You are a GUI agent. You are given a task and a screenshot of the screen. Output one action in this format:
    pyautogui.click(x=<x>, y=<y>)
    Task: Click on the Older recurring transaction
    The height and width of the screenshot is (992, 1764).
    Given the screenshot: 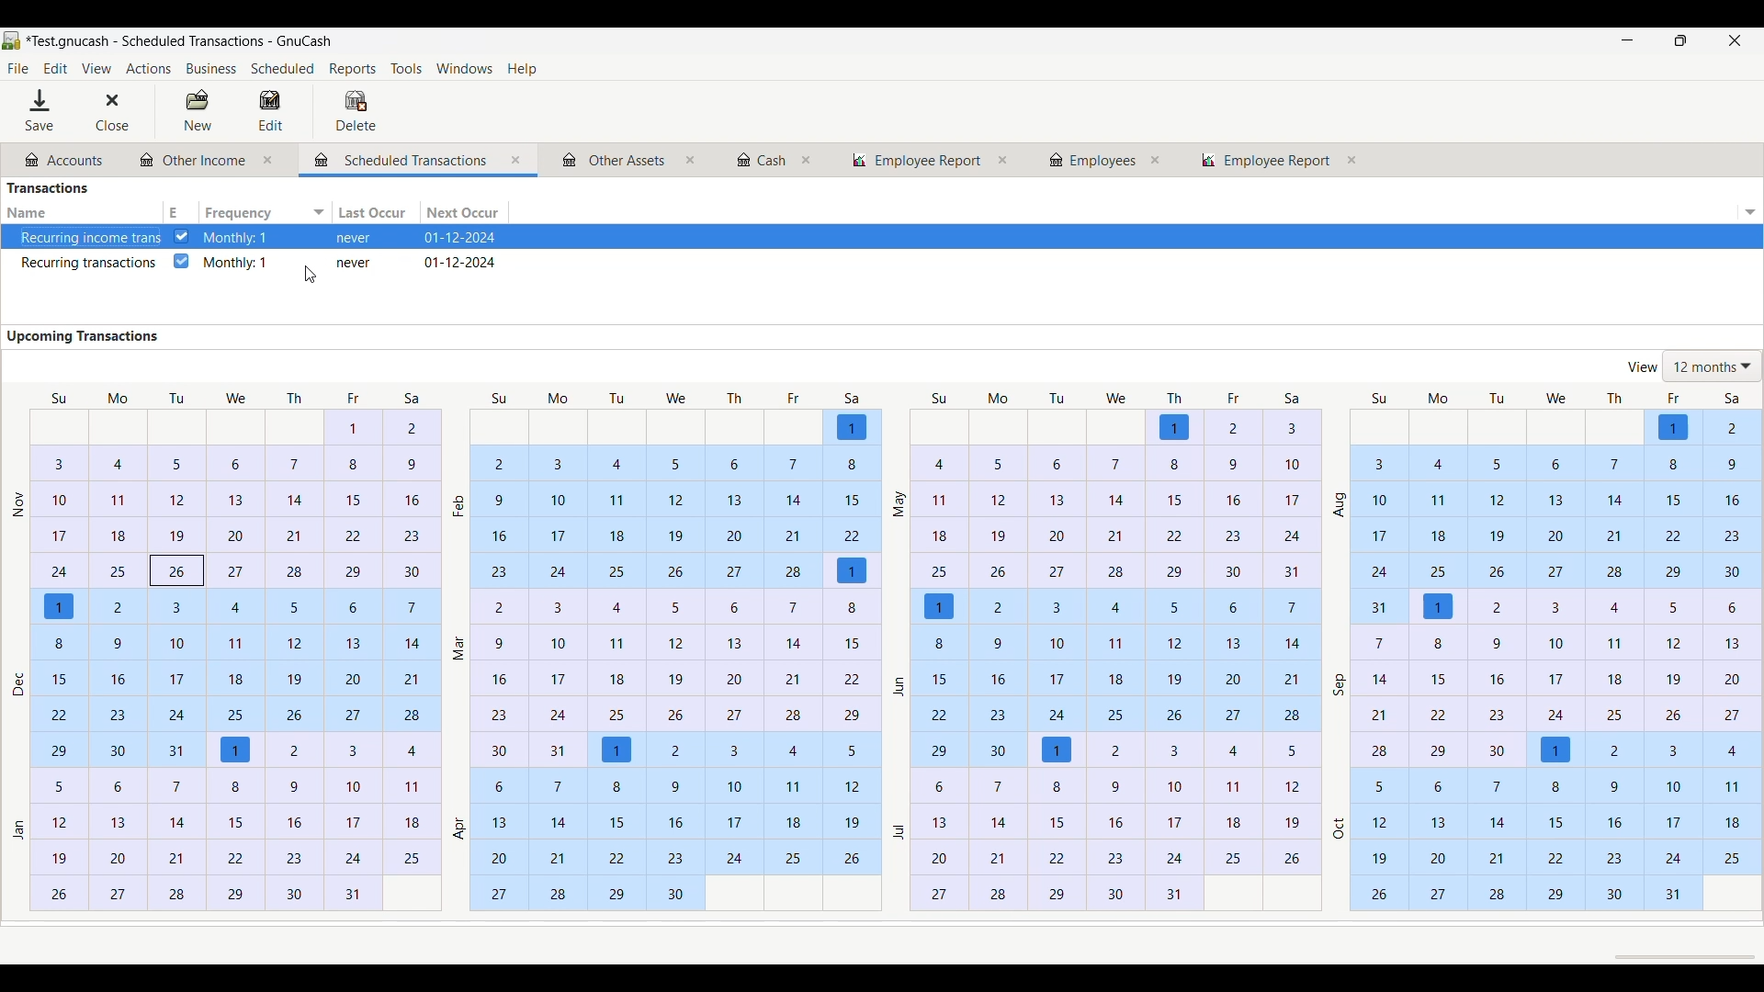 What is the action you would take?
    pyautogui.click(x=79, y=263)
    